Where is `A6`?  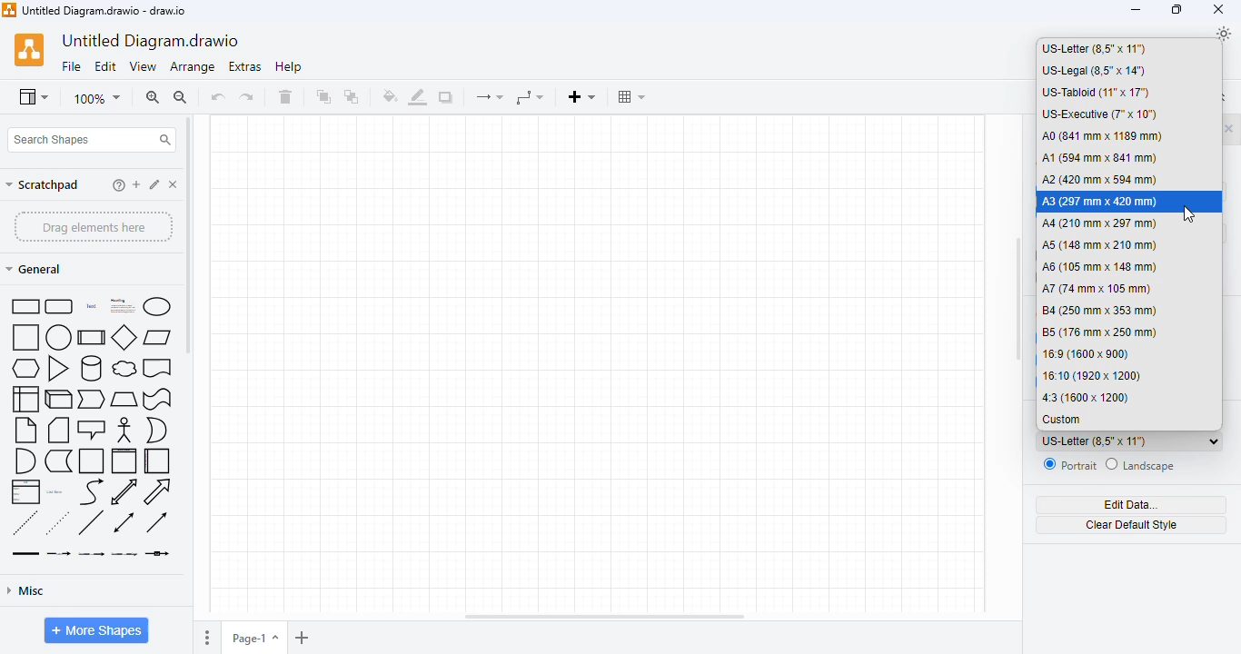 A6 is located at coordinates (1100, 268).